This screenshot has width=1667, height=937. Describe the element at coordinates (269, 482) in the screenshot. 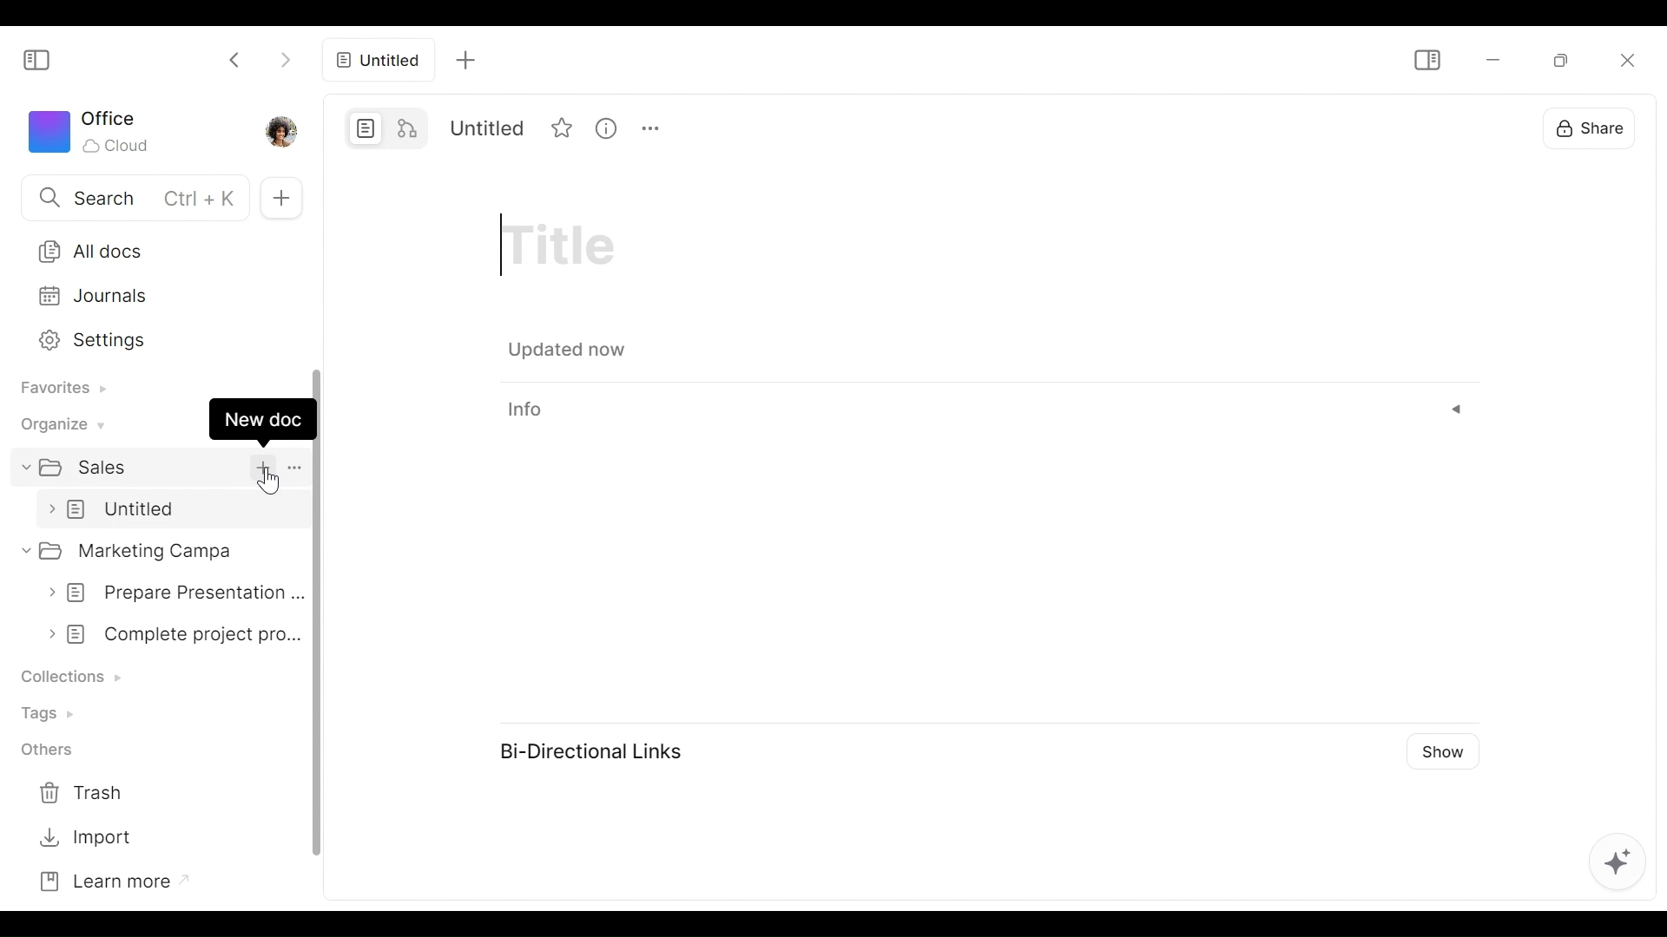

I see `cursor pointer` at that location.